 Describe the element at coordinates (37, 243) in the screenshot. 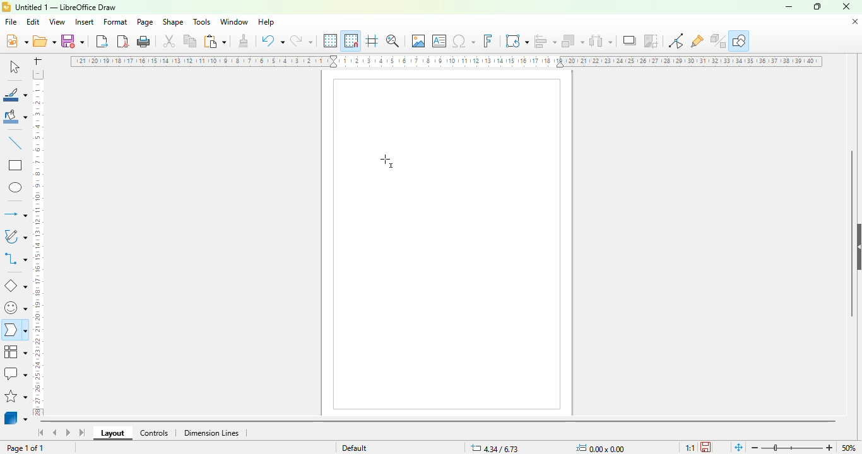

I see `ruler` at that location.